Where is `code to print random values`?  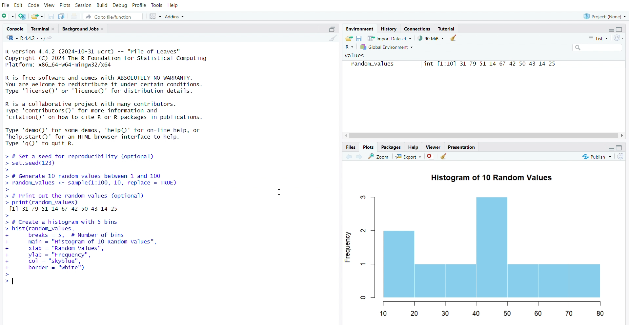 code to print random values is located at coordinates (91, 204).